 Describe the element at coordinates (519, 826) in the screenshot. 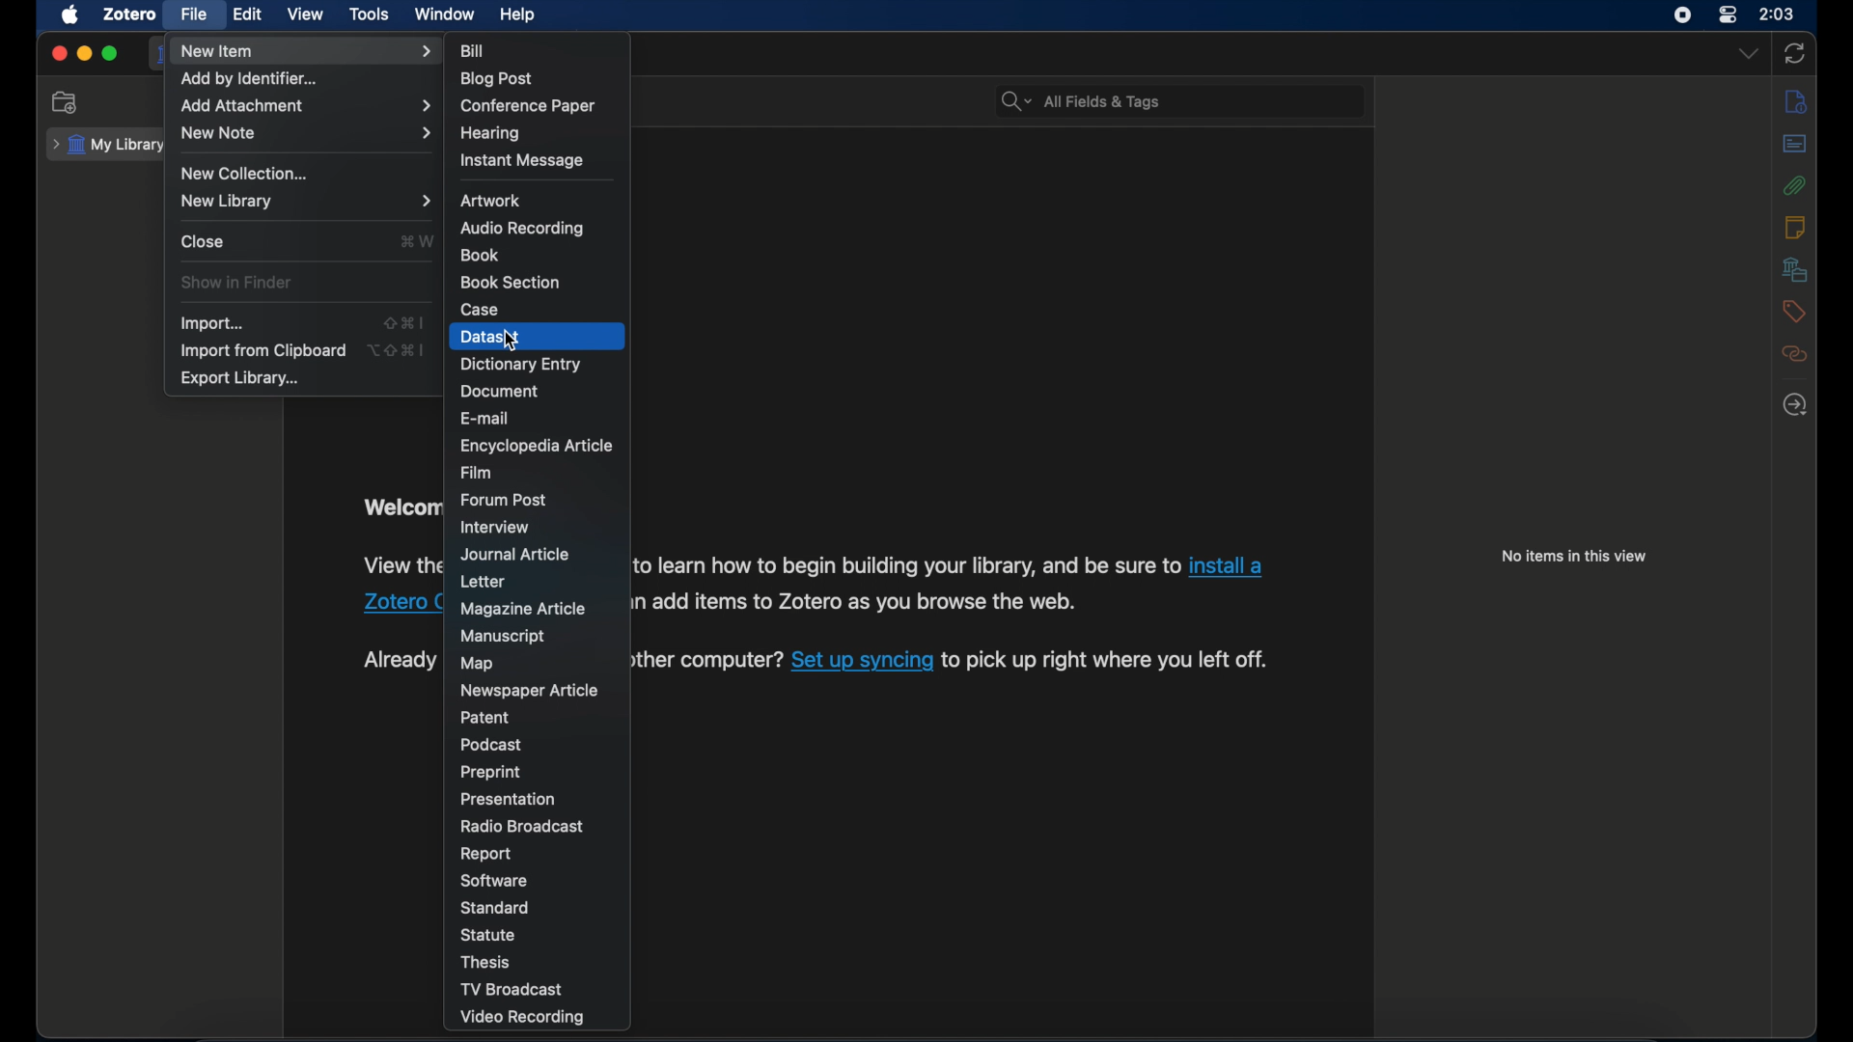

I see `radio broadcast` at that location.